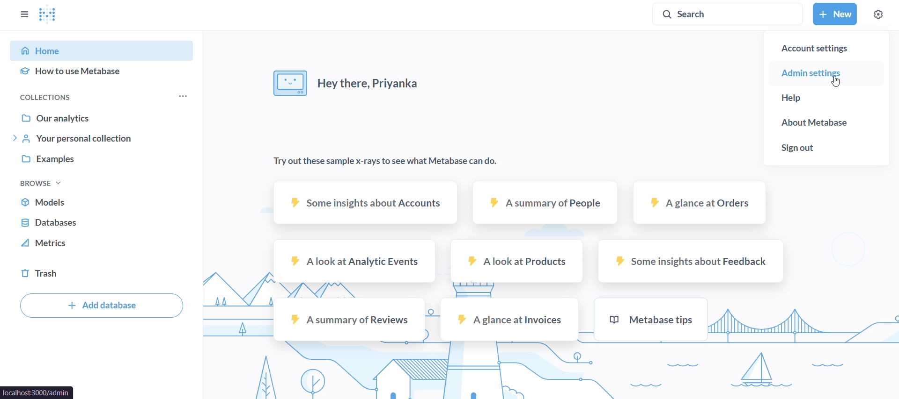  What do you see at coordinates (103, 139) in the screenshot?
I see `your personal collection` at bounding box center [103, 139].